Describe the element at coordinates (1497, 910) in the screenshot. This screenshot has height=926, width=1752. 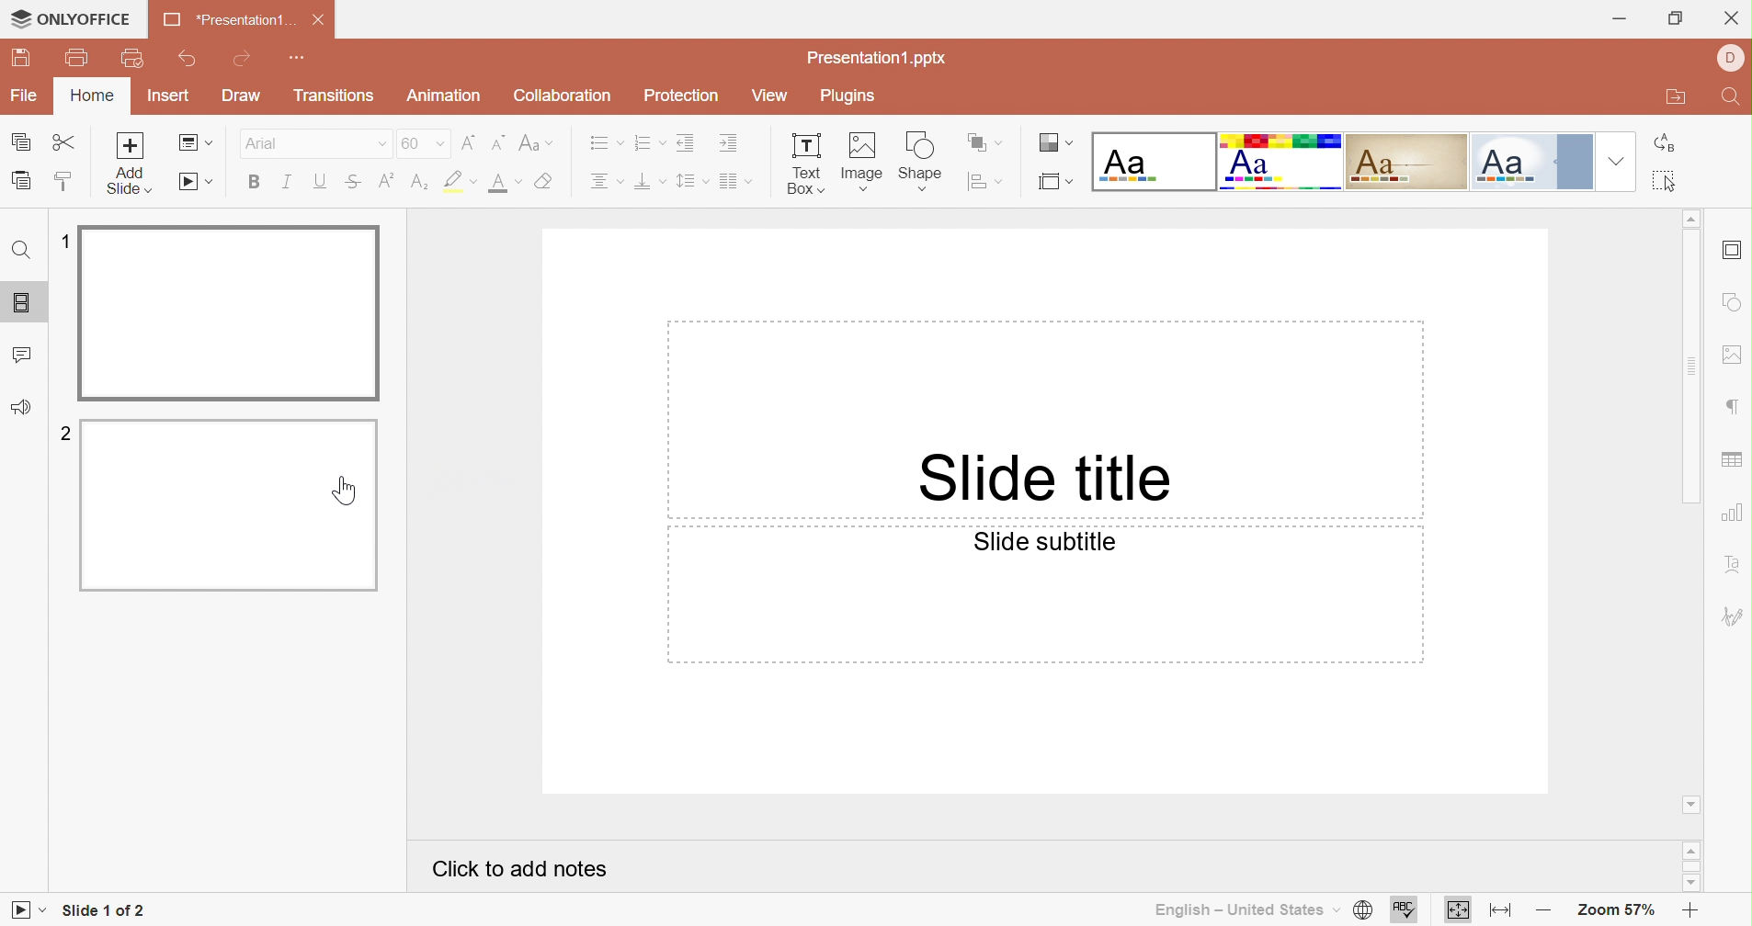
I see `Fit to width` at that location.